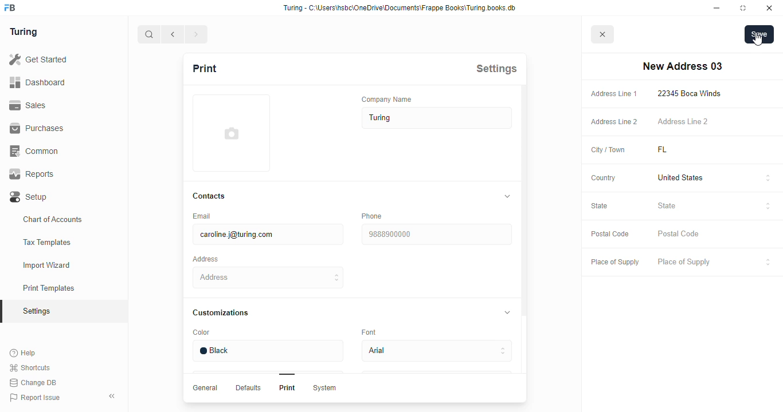  Describe the element at coordinates (35, 398) in the screenshot. I see `report issue` at that location.